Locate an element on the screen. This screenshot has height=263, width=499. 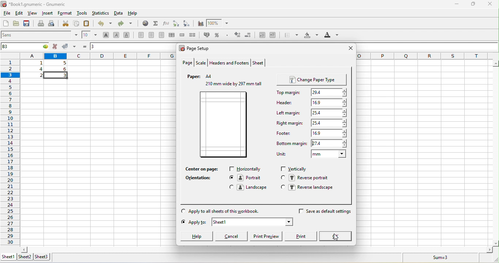
16.9 is located at coordinates (330, 102).